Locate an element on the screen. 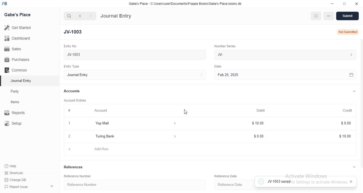  JV-1003 is located at coordinates (133, 54).